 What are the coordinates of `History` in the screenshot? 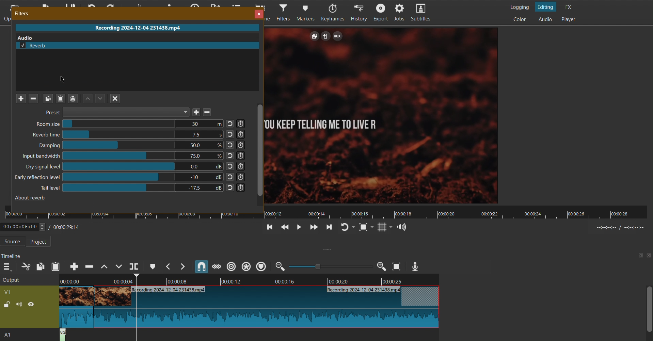 It's located at (359, 12).